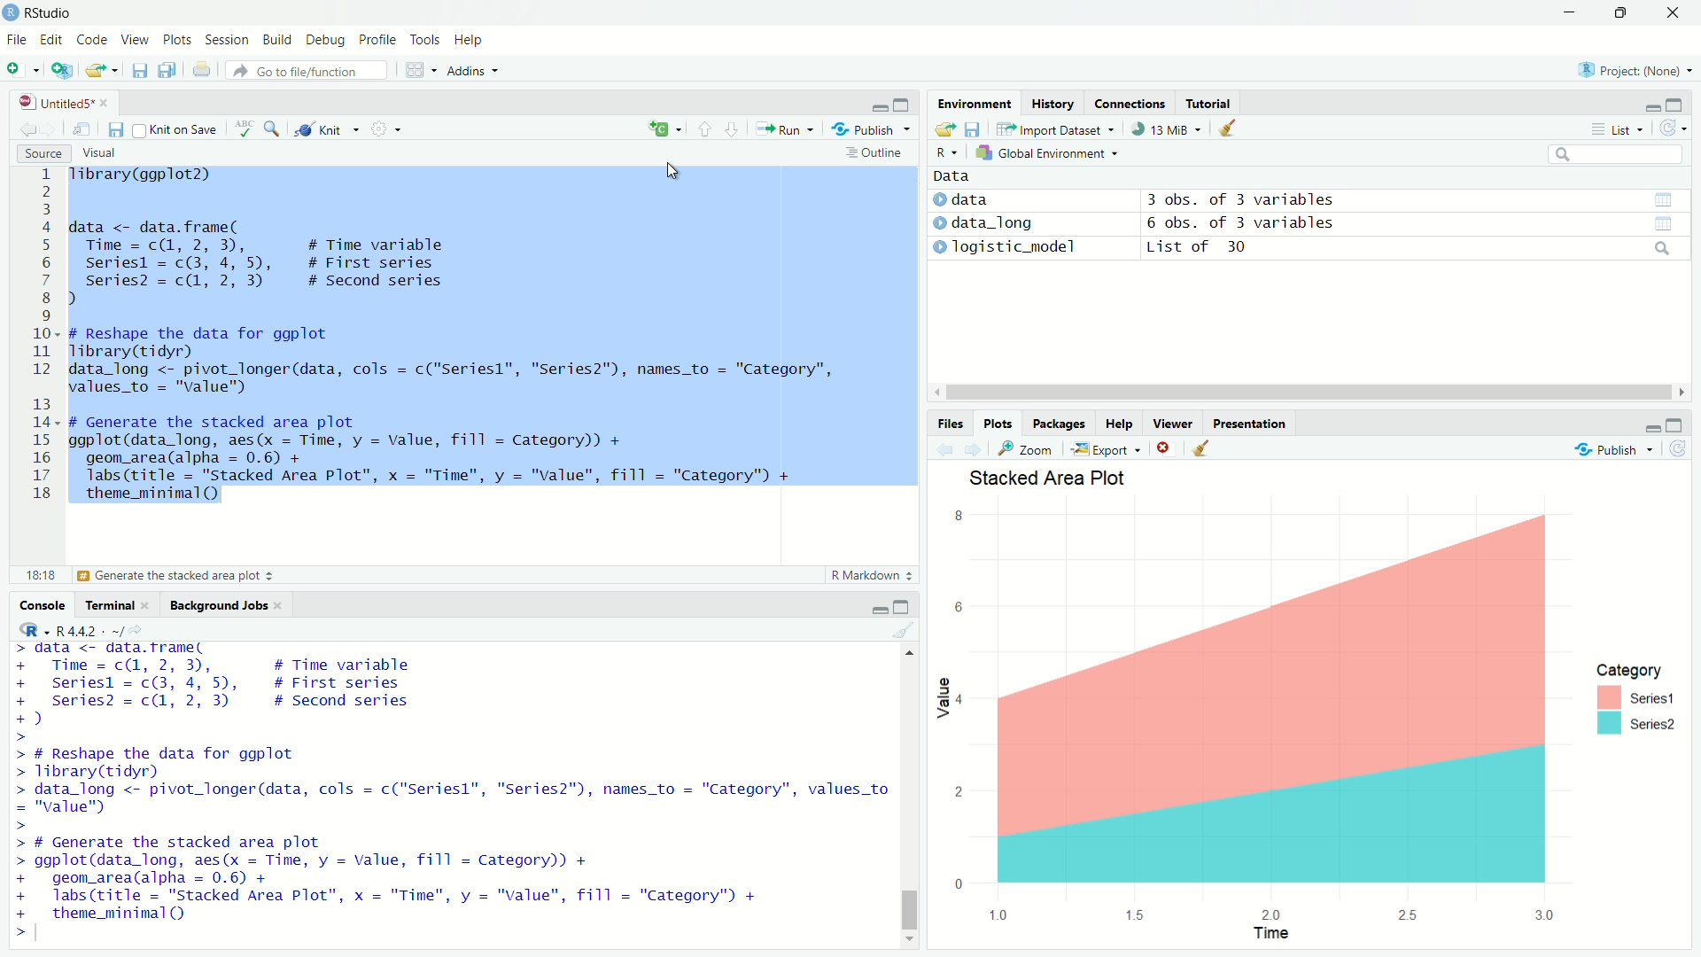  Describe the element at coordinates (220, 606) in the screenshot. I see `Background Jobs` at that location.